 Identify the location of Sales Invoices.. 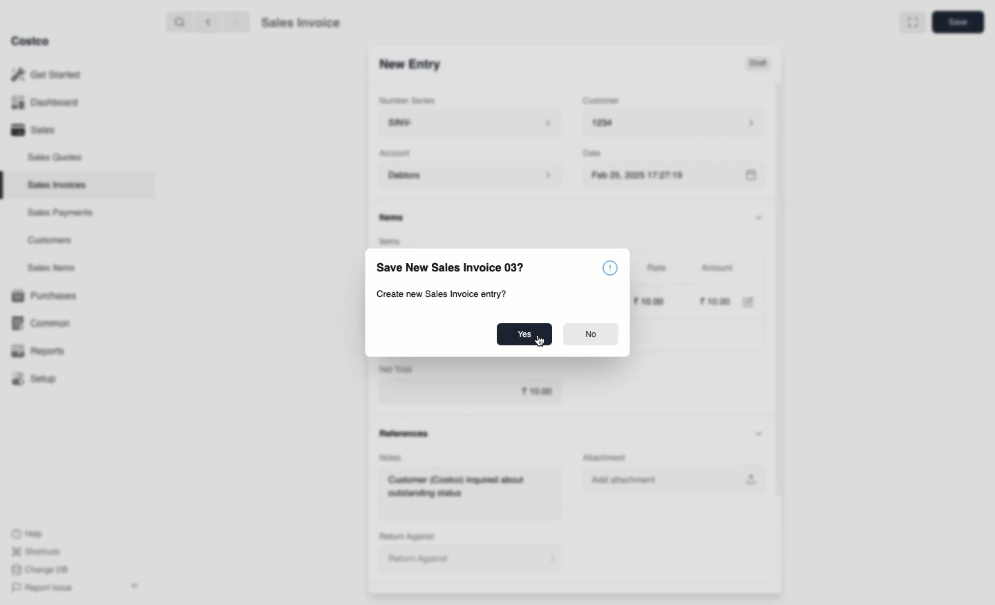
(55, 186).